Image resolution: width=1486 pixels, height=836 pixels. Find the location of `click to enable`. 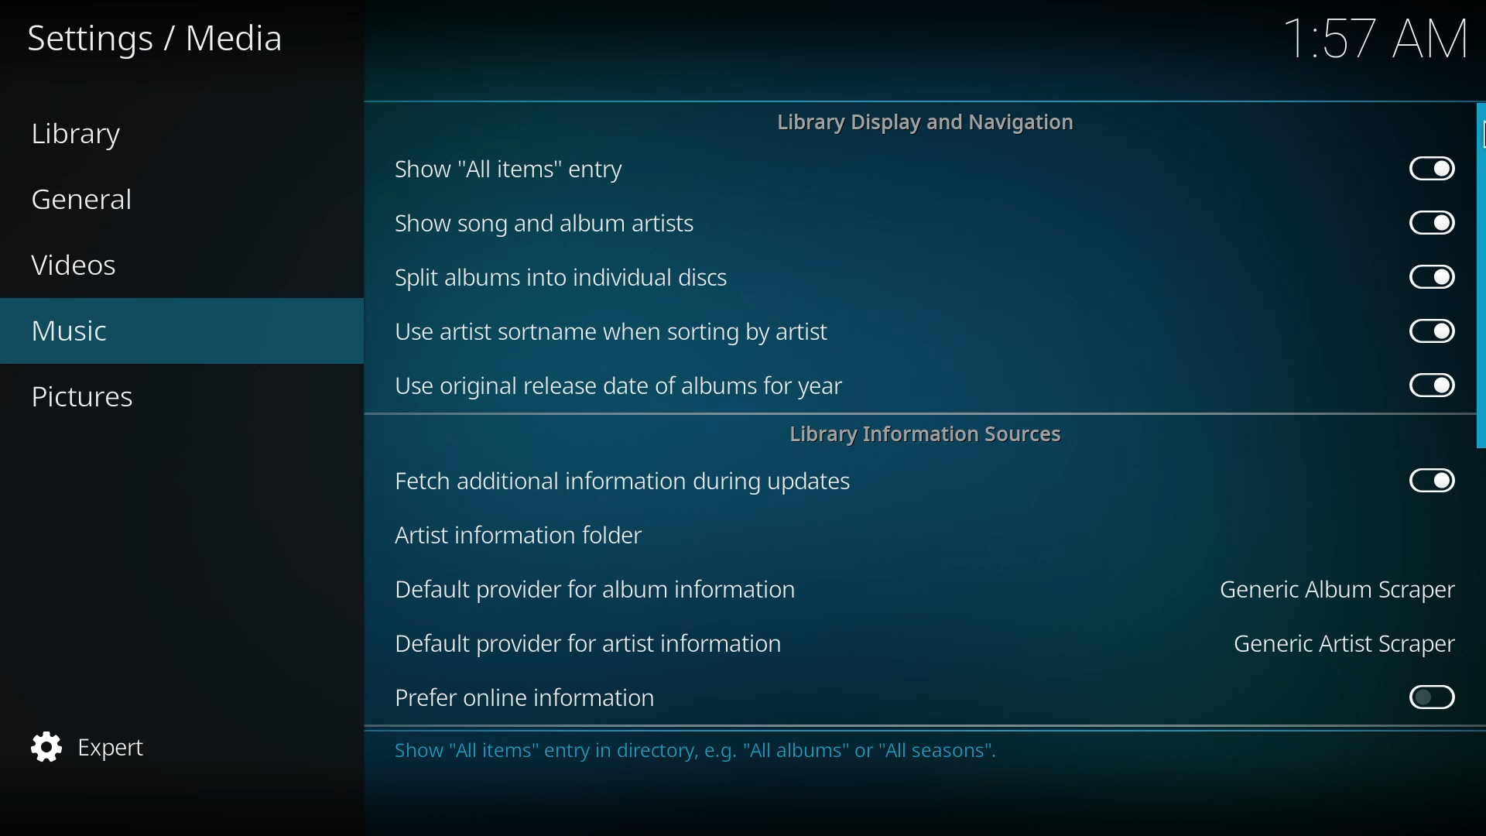

click to enable is located at coordinates (1426, 698).